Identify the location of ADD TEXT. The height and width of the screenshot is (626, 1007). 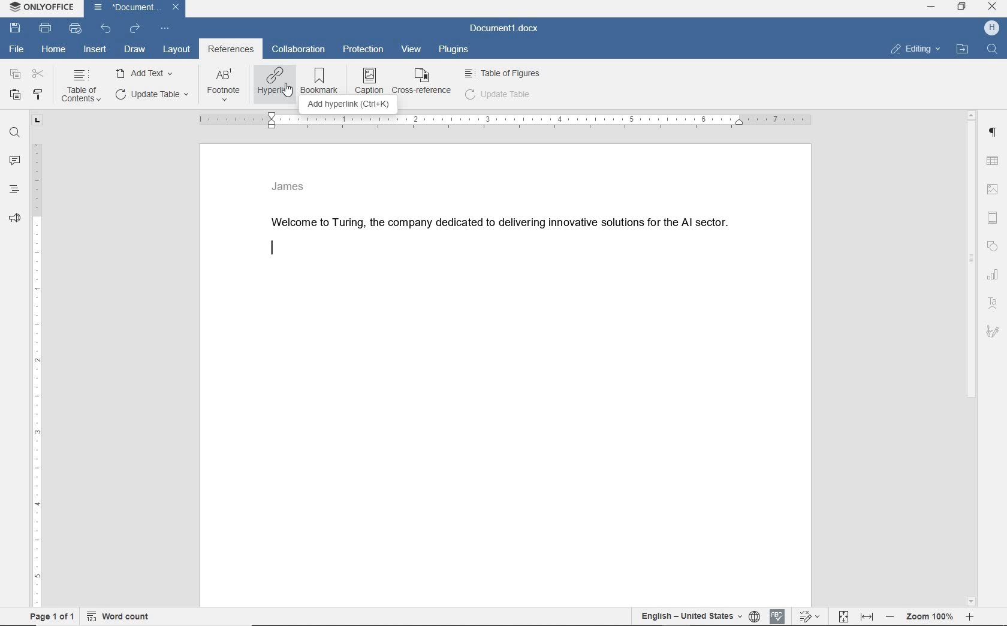
(147, 73).